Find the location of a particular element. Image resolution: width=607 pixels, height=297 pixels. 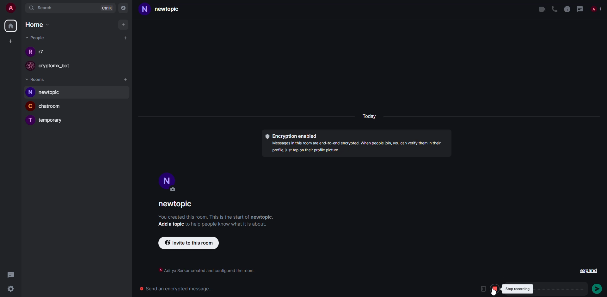

info is located at coordinates (358, 148).